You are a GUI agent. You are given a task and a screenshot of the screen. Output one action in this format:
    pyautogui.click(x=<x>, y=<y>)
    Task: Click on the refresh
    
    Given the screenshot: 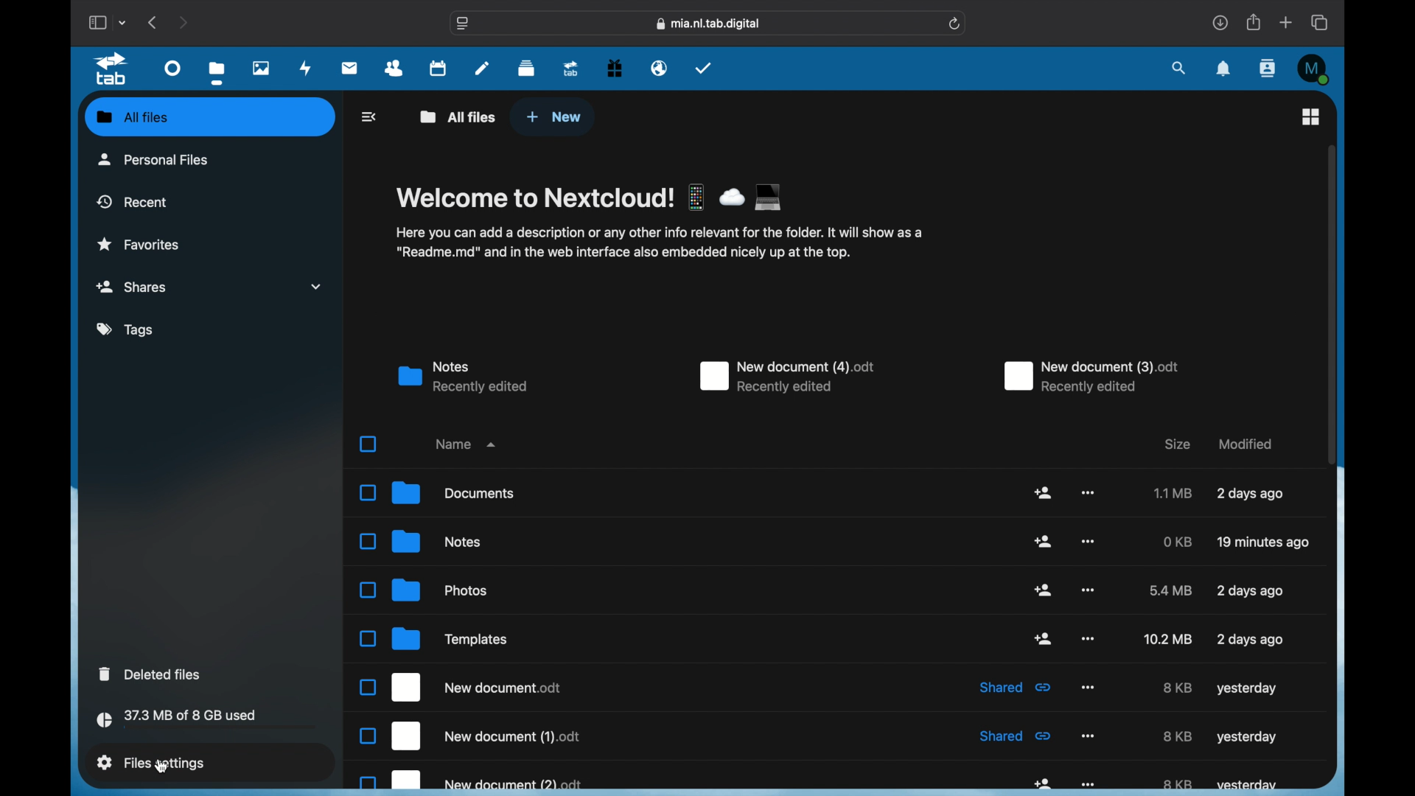 What is the action you would take?
    pyautogui.click(x=955, y=24)
    